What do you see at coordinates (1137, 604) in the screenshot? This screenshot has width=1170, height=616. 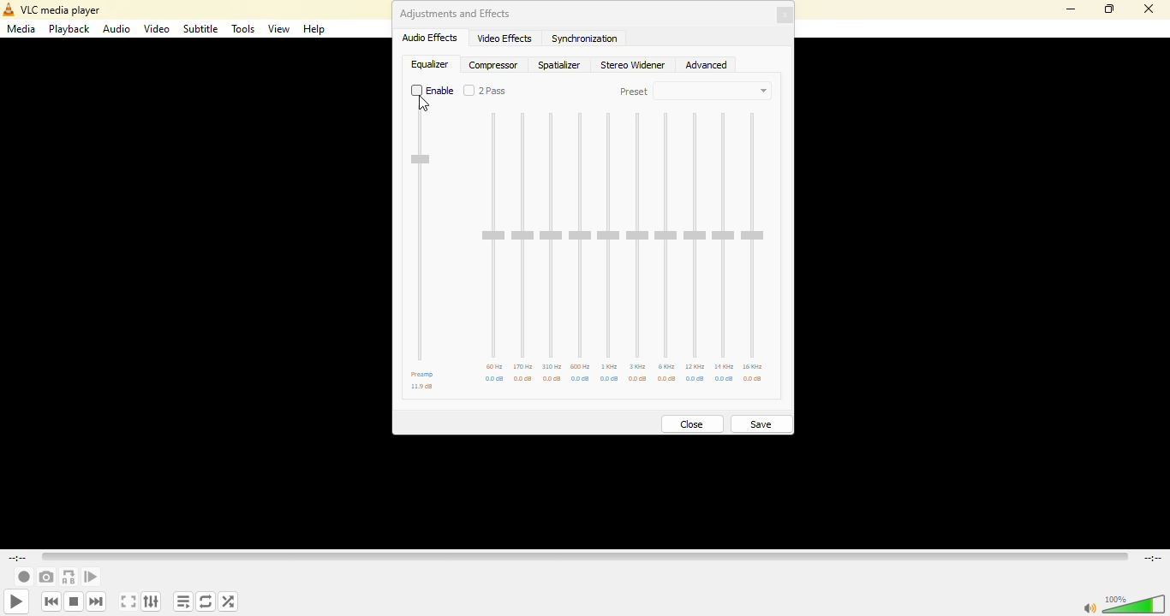 I see `volume adjust 100%` at bounding box center [1137, 604].